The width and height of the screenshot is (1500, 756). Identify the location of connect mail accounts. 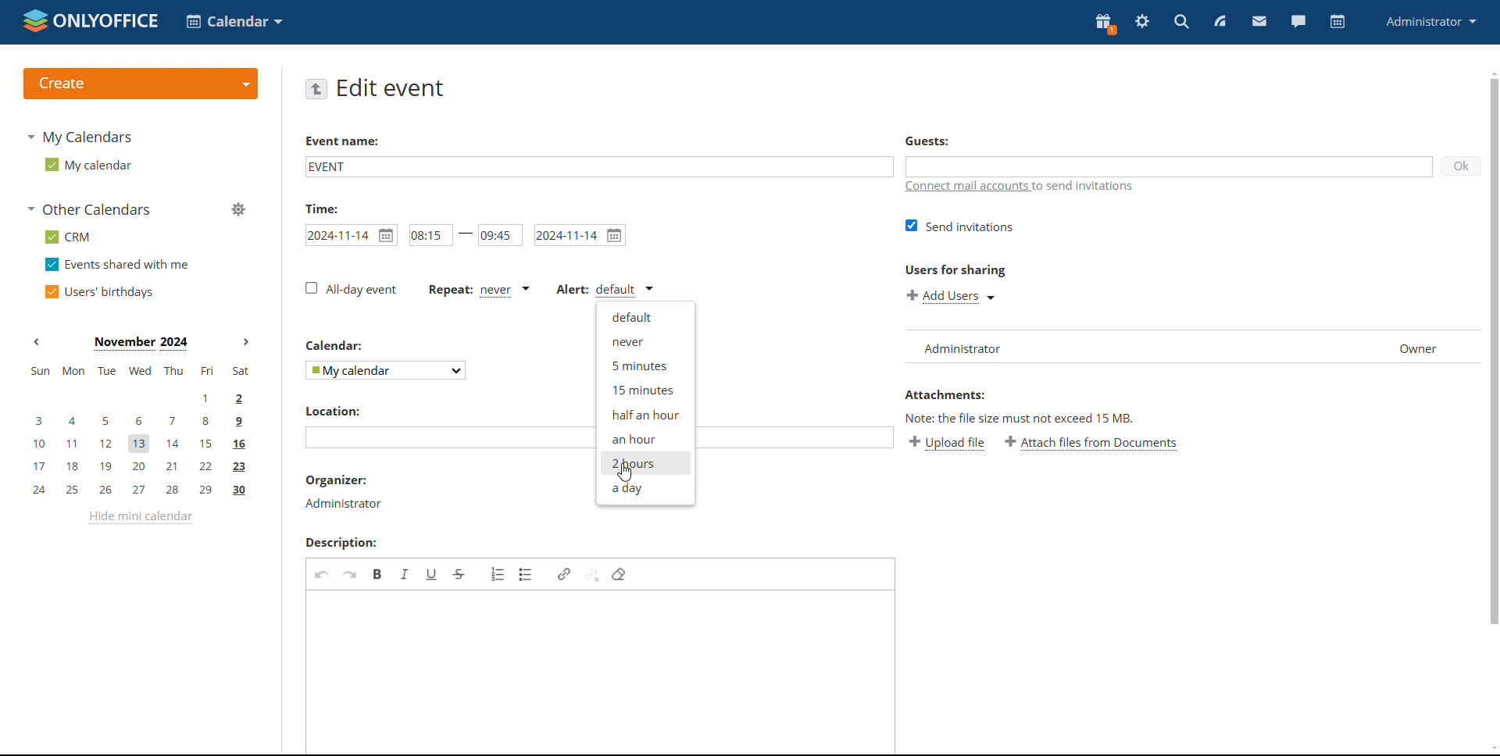
(1026, 187).